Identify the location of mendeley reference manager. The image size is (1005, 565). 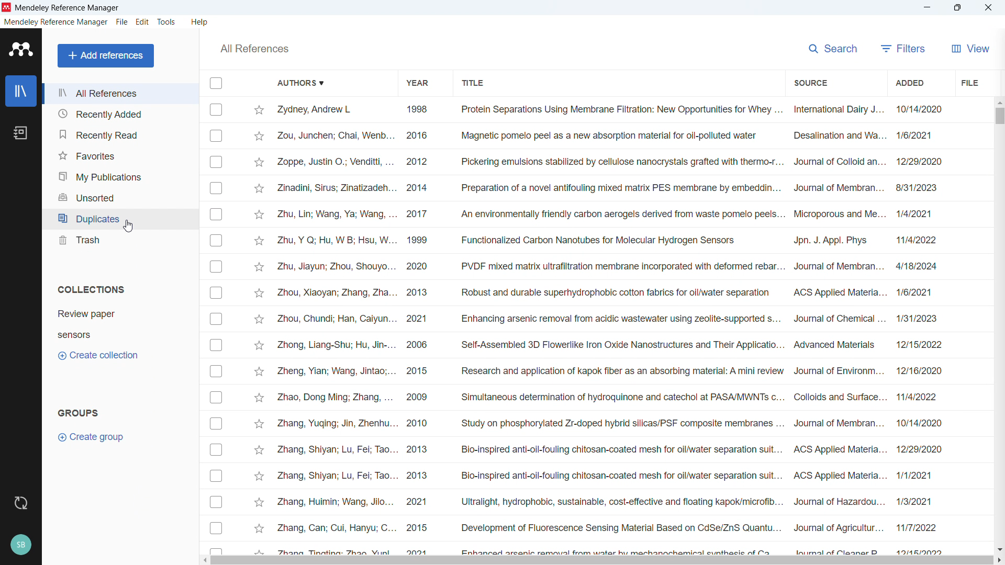
(55, 22).